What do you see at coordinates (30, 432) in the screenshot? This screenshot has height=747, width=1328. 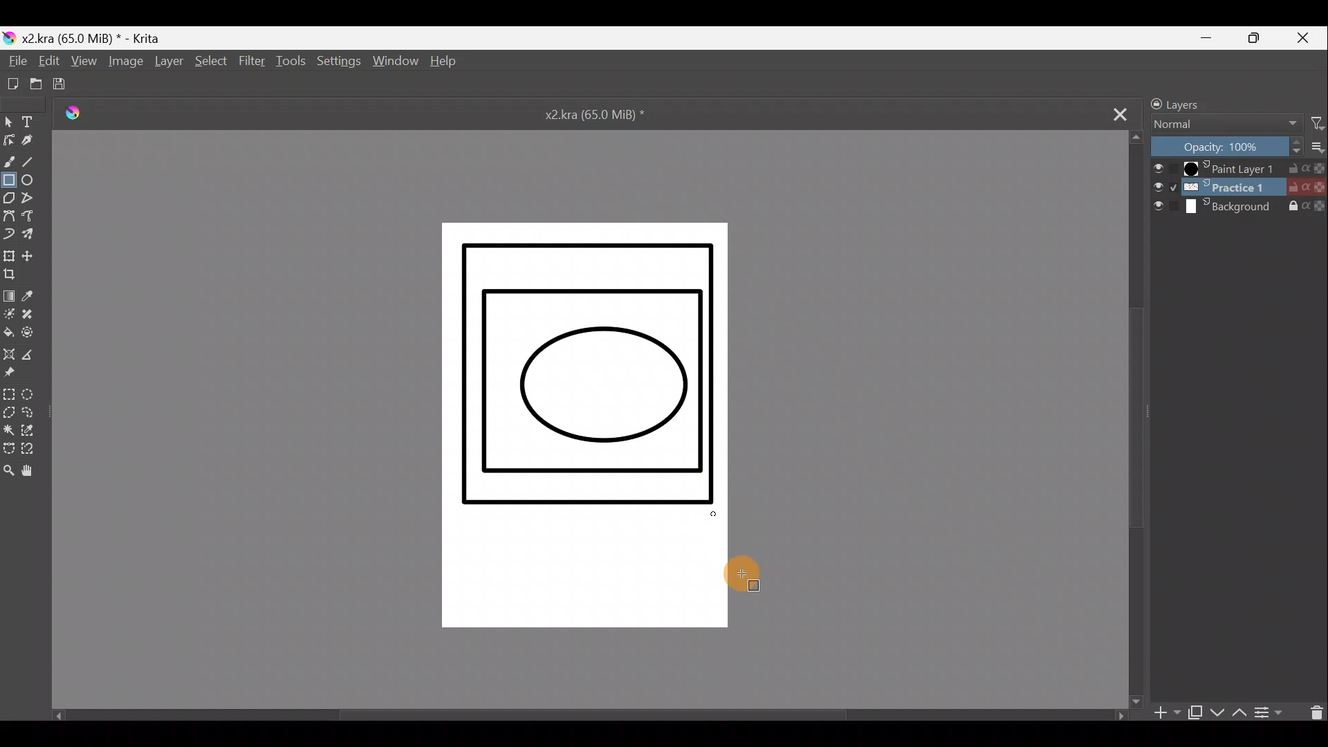 I see `Similar colour selection tool` at bounding box center [30, 432].